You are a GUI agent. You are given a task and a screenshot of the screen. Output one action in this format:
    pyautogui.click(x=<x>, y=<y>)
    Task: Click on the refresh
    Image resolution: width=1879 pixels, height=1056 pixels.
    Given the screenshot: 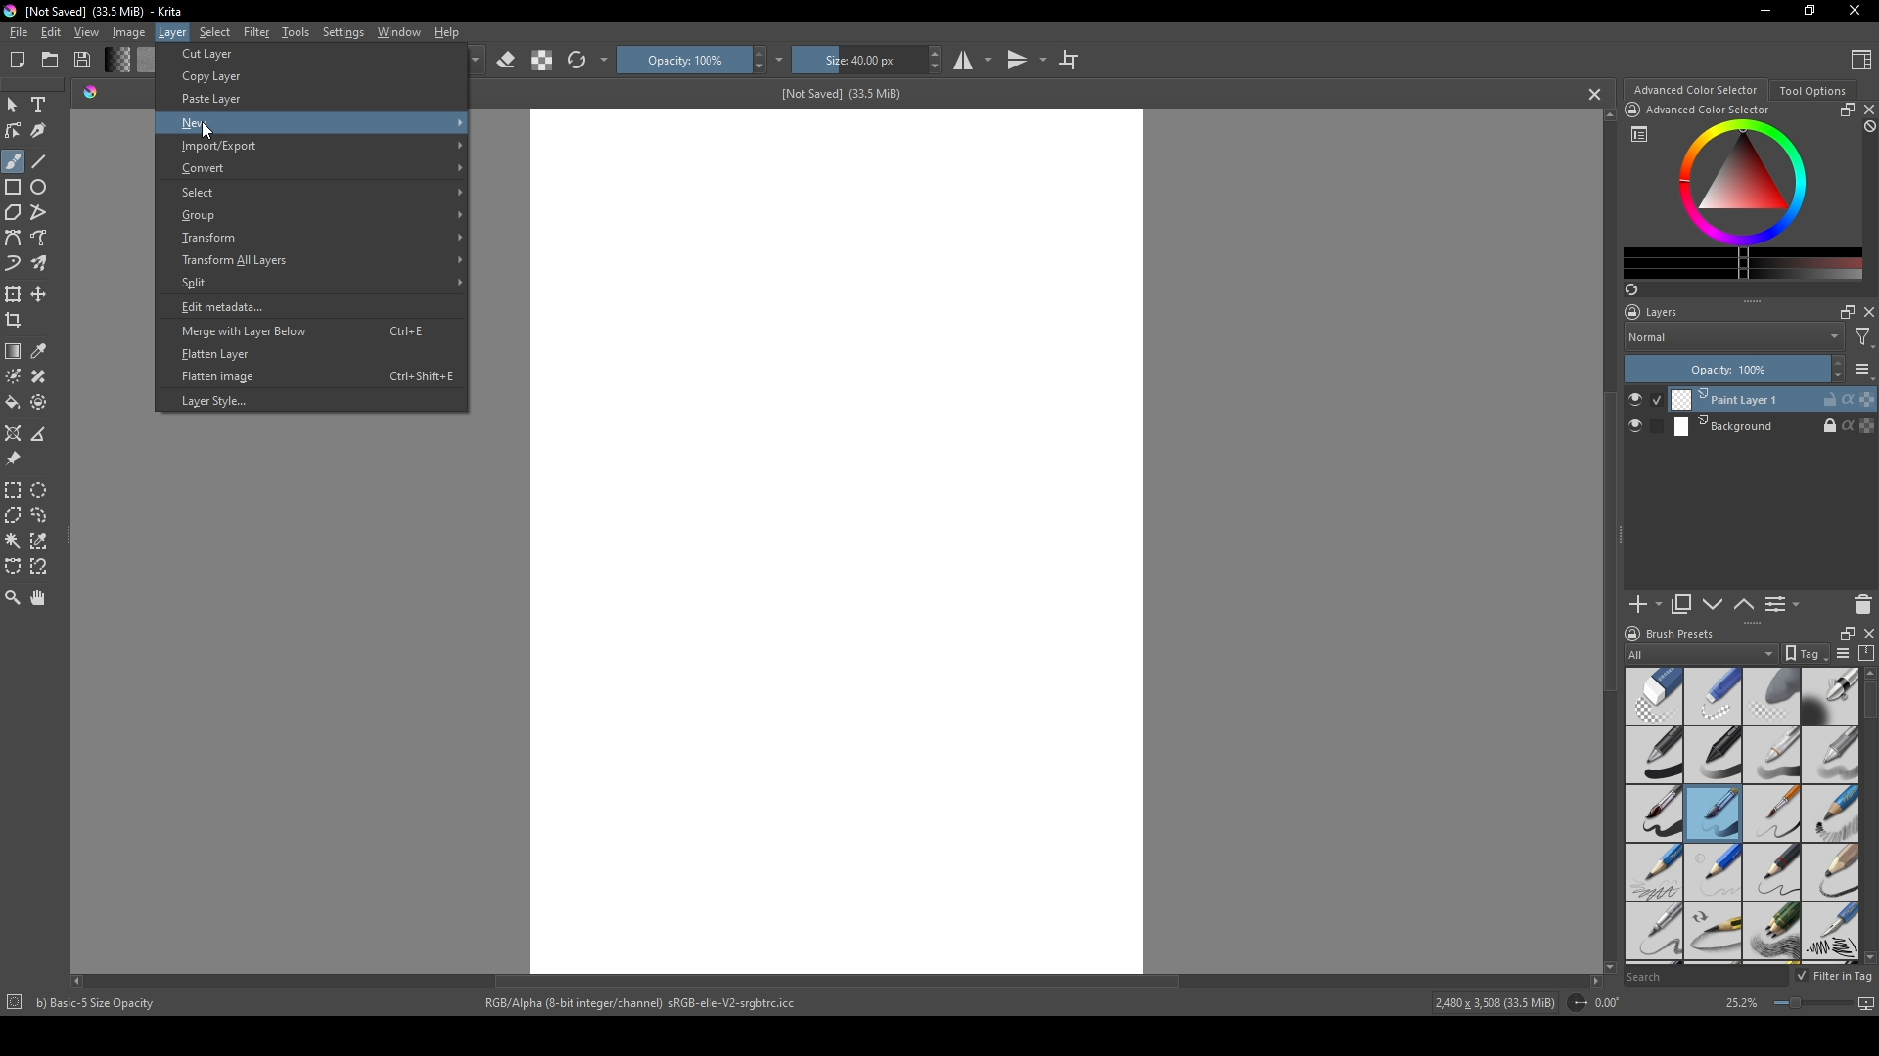 What is the action you would take?
    pyautogui.click(x=576, y=61)
    